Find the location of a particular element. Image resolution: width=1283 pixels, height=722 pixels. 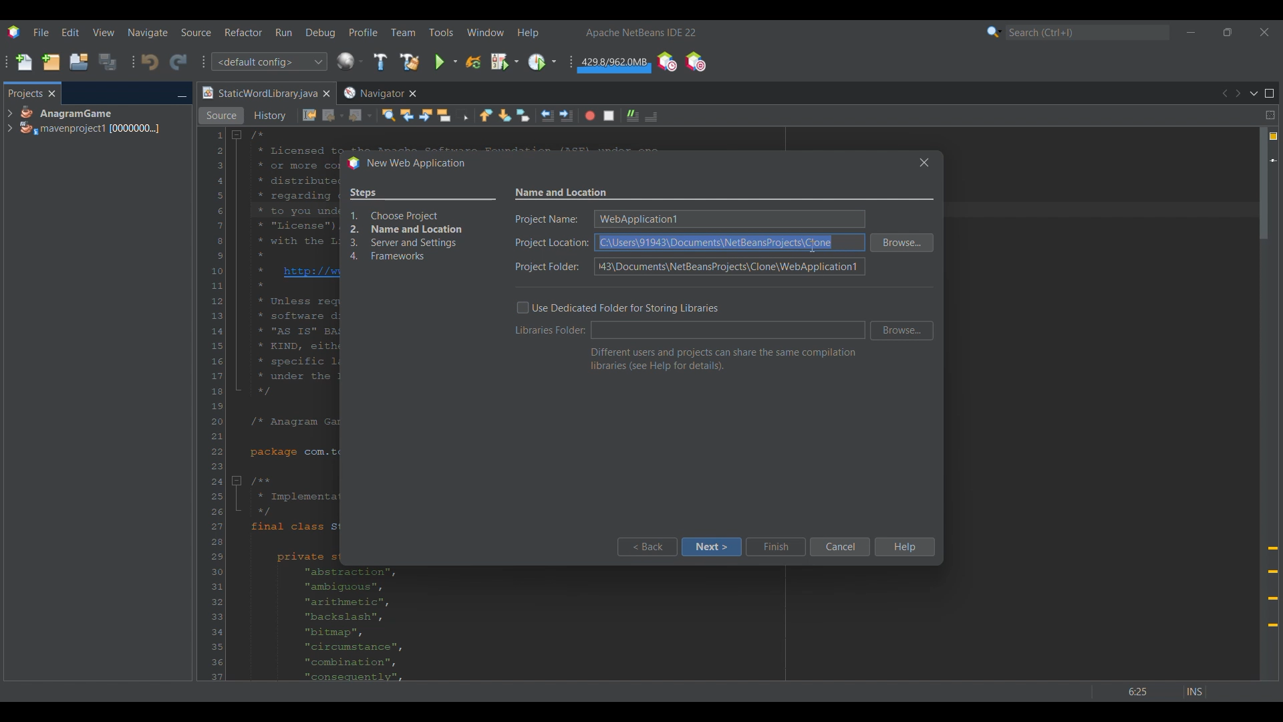

Profile menu is located at coordinates (364, 32).